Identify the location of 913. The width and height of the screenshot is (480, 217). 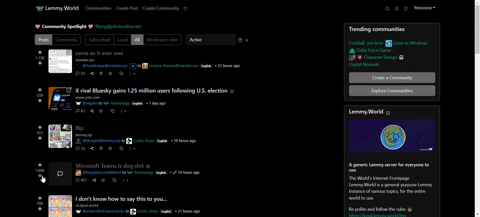
(39, 133).